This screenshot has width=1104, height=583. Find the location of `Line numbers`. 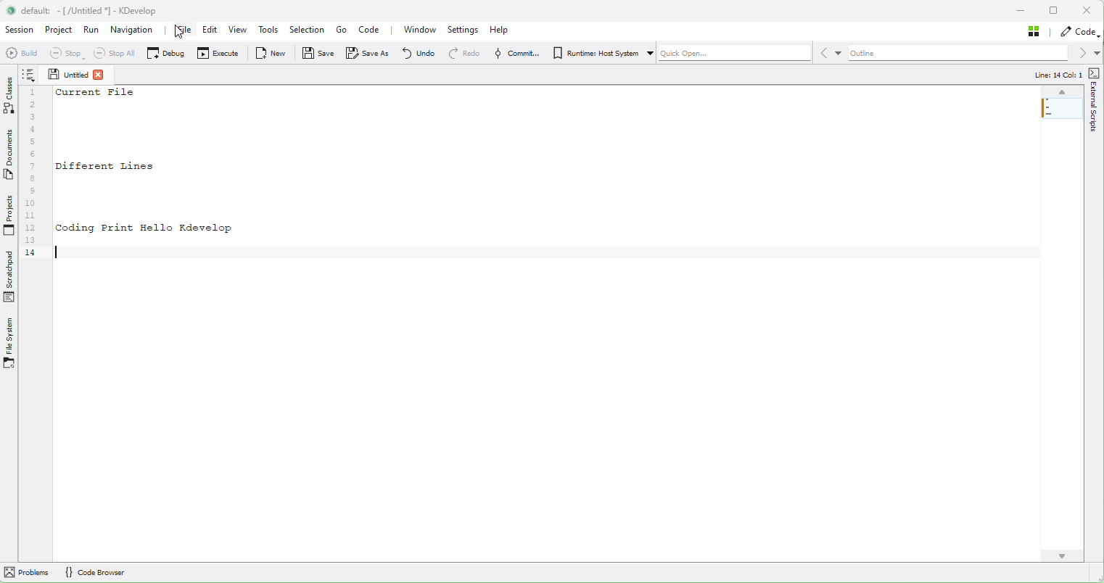

Line numbers is located at coordinates (34, 174).